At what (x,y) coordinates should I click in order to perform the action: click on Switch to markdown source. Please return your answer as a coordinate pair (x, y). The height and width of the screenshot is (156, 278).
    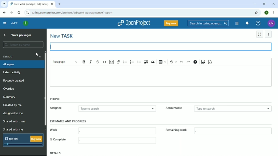
    Looking at the image, I should click on (210, 62).